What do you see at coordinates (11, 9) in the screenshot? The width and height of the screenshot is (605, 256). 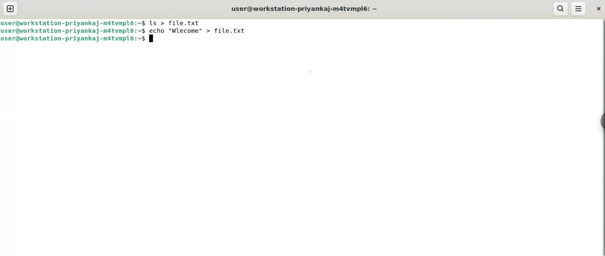 I see `new tab` at bounding box center [11, 9].